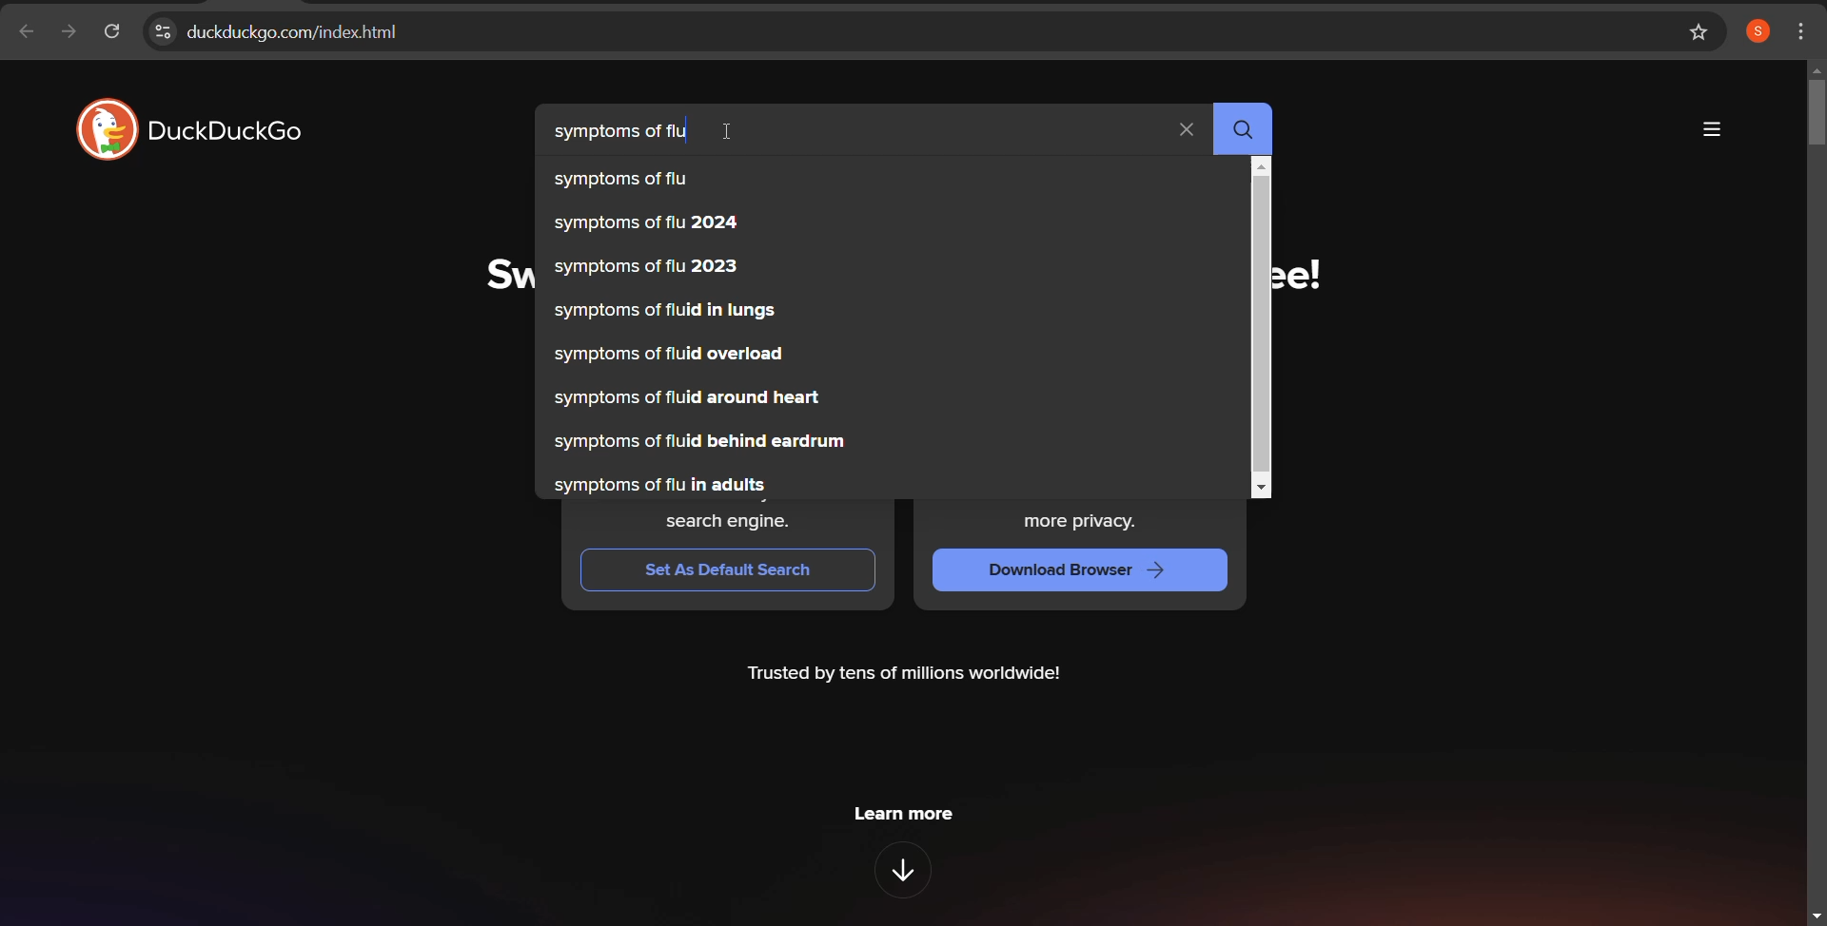 The width and height of the screenshot is (1827, 926). Describe the element at coordinates (1084, 521) in the screenshot. I see `more privacy` at that location.